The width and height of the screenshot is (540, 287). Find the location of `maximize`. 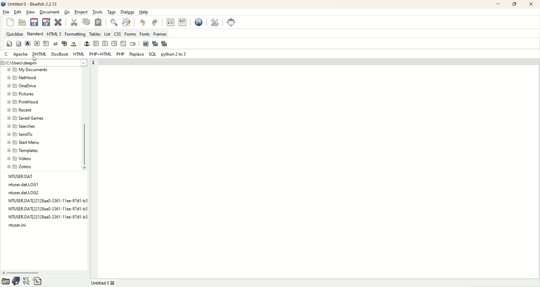

maximize is located at coordinates (516, 4).